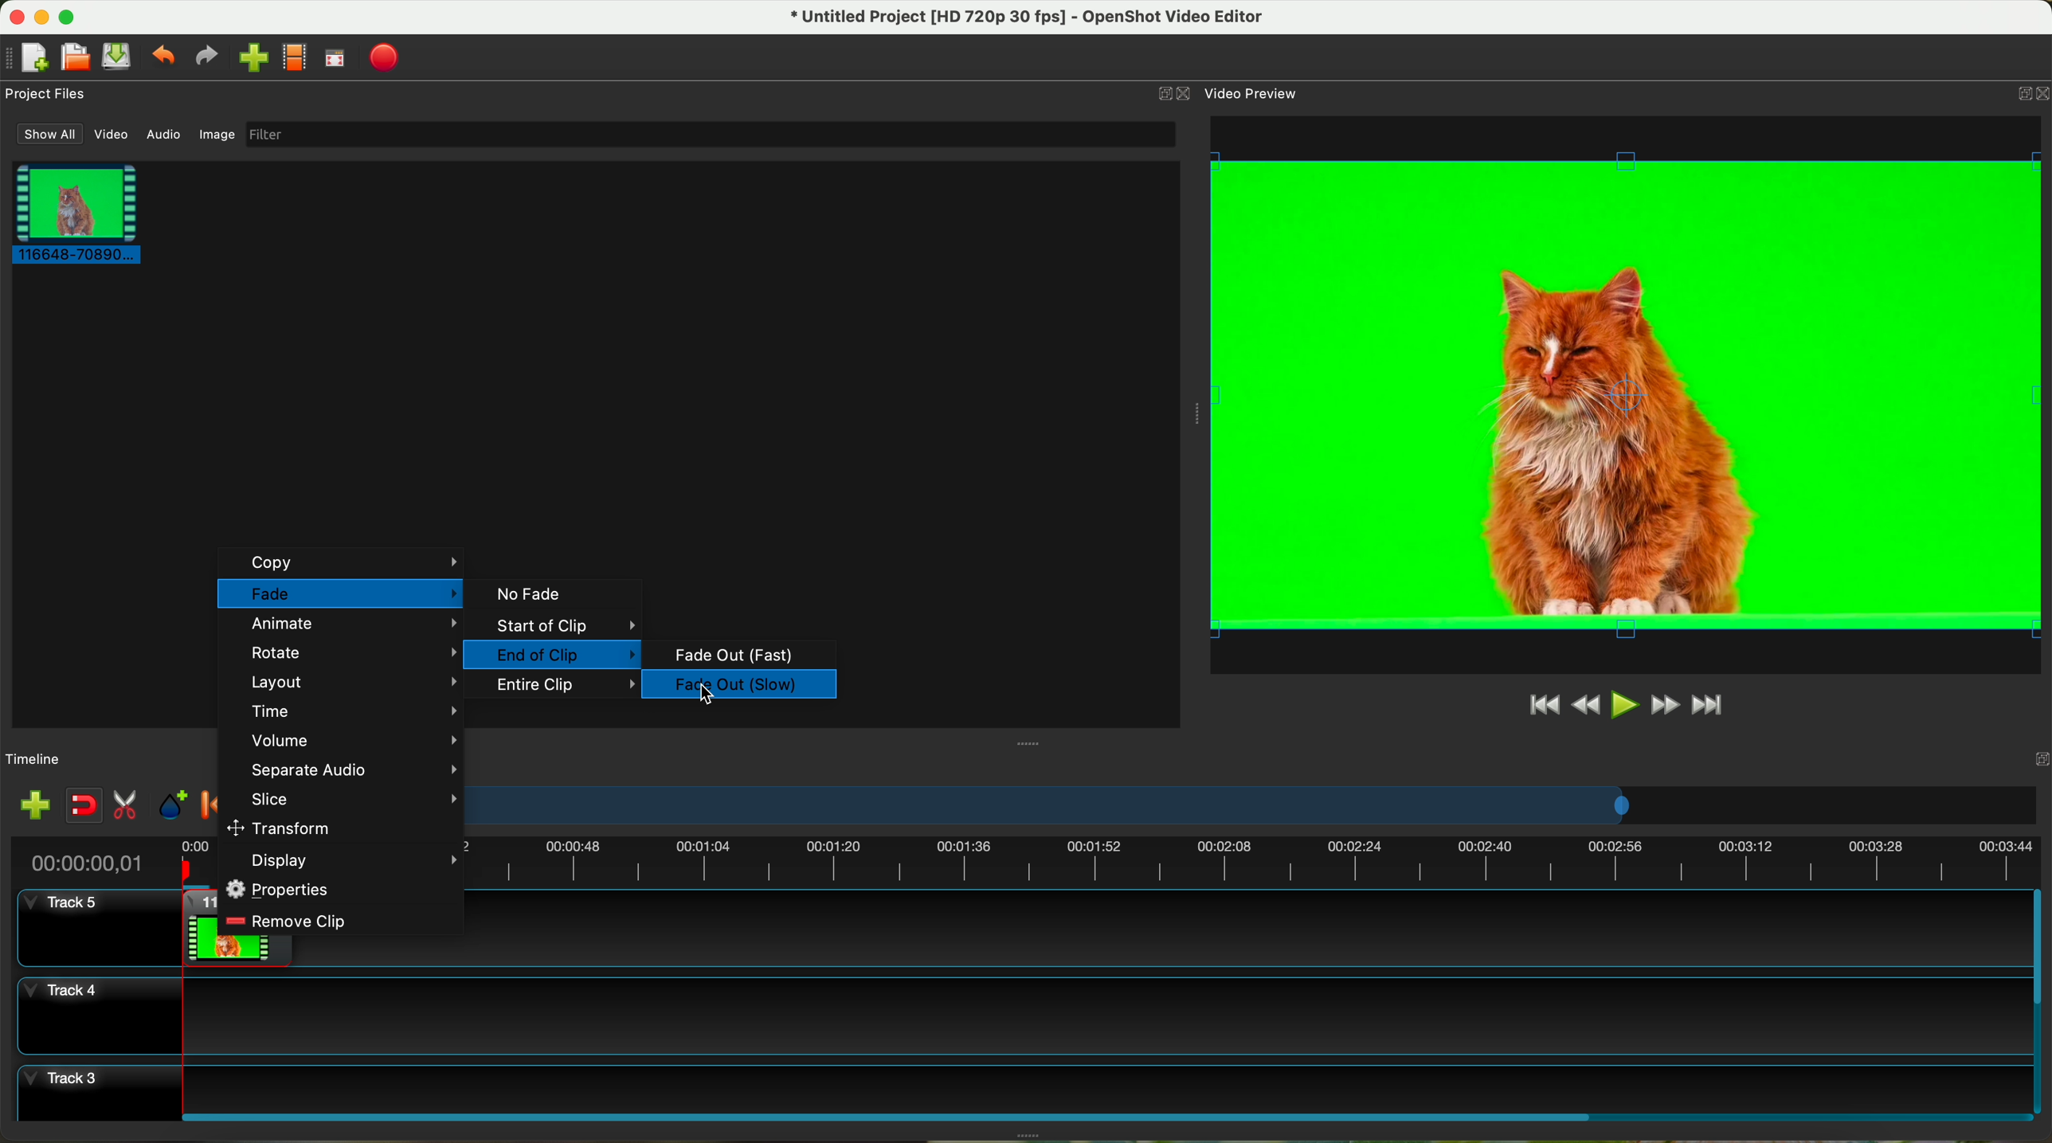 The image size is (2052, 1143). Describe the element at coordinates (351, 652) in the screenshot. I see `rotate` at that location.